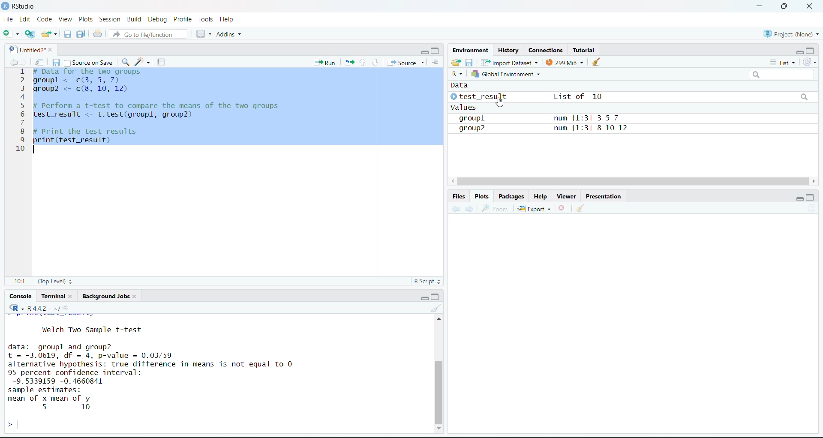 The image size is (823, 438). I want to click on Viewer, so click(568, 195).